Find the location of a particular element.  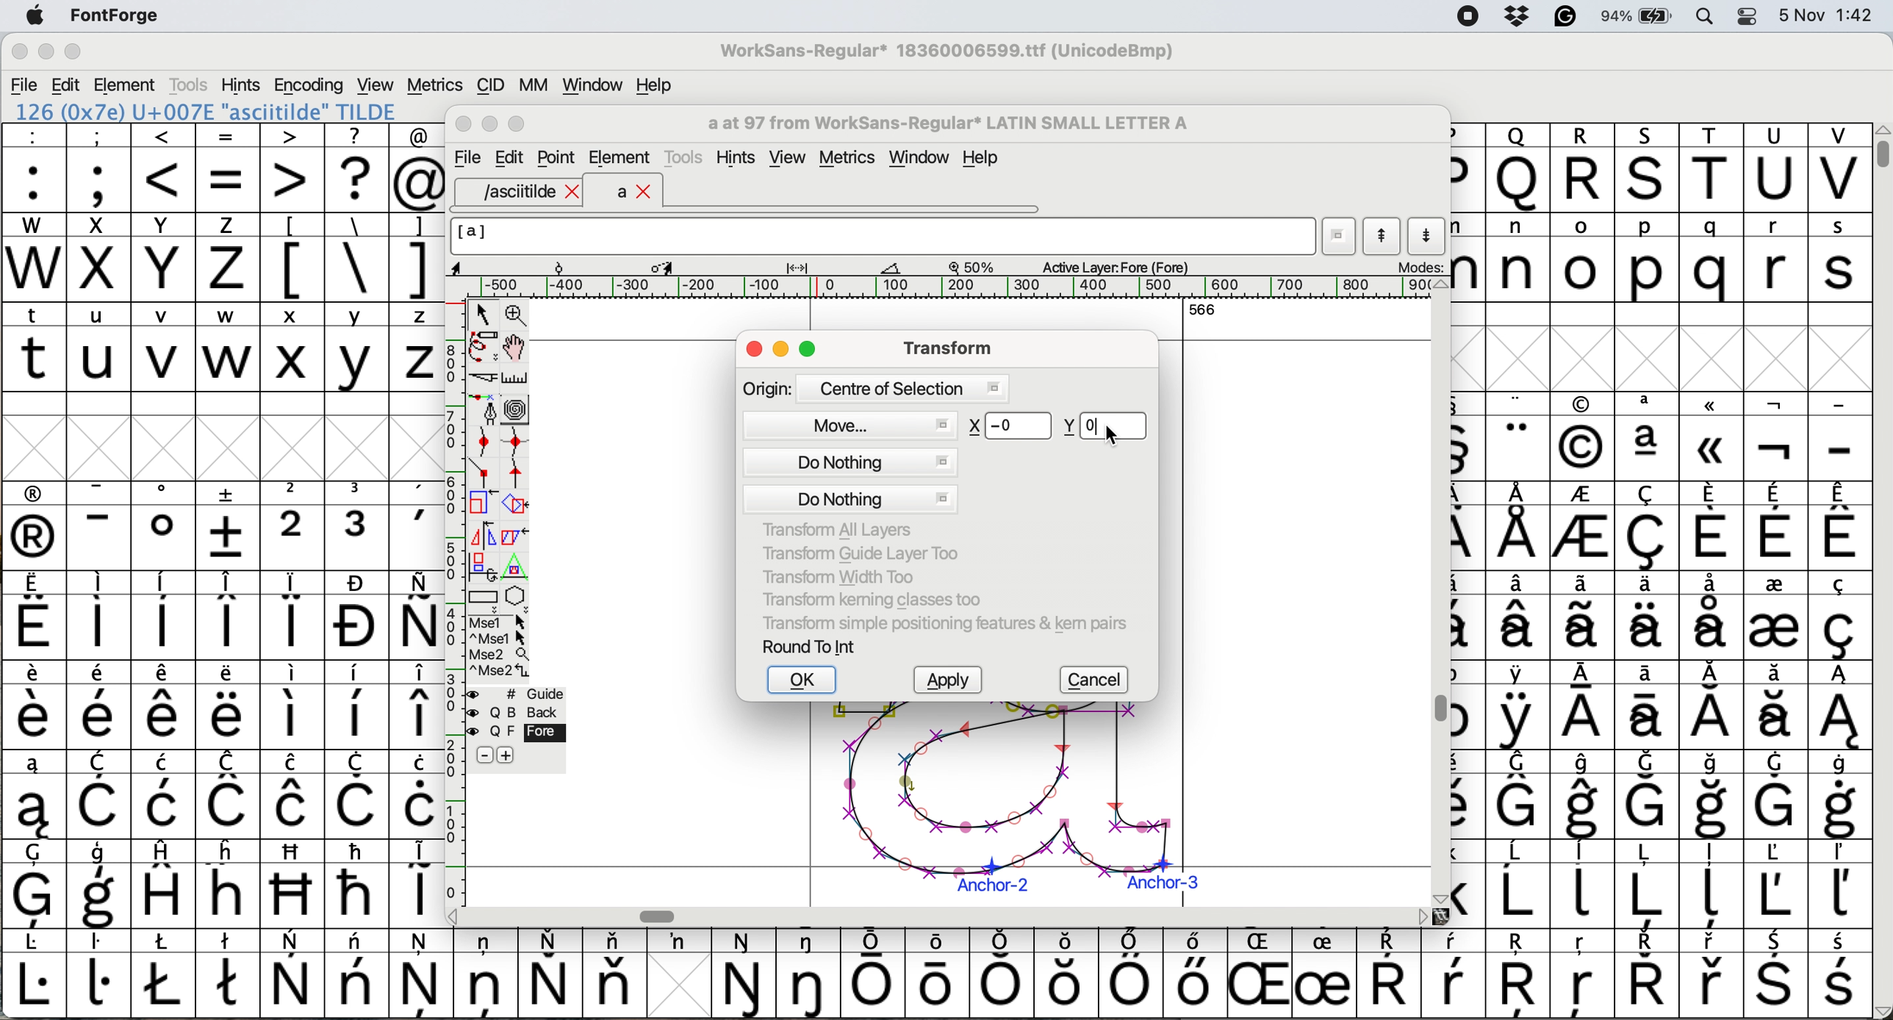

symbol is located at coordinates (1584, 882).